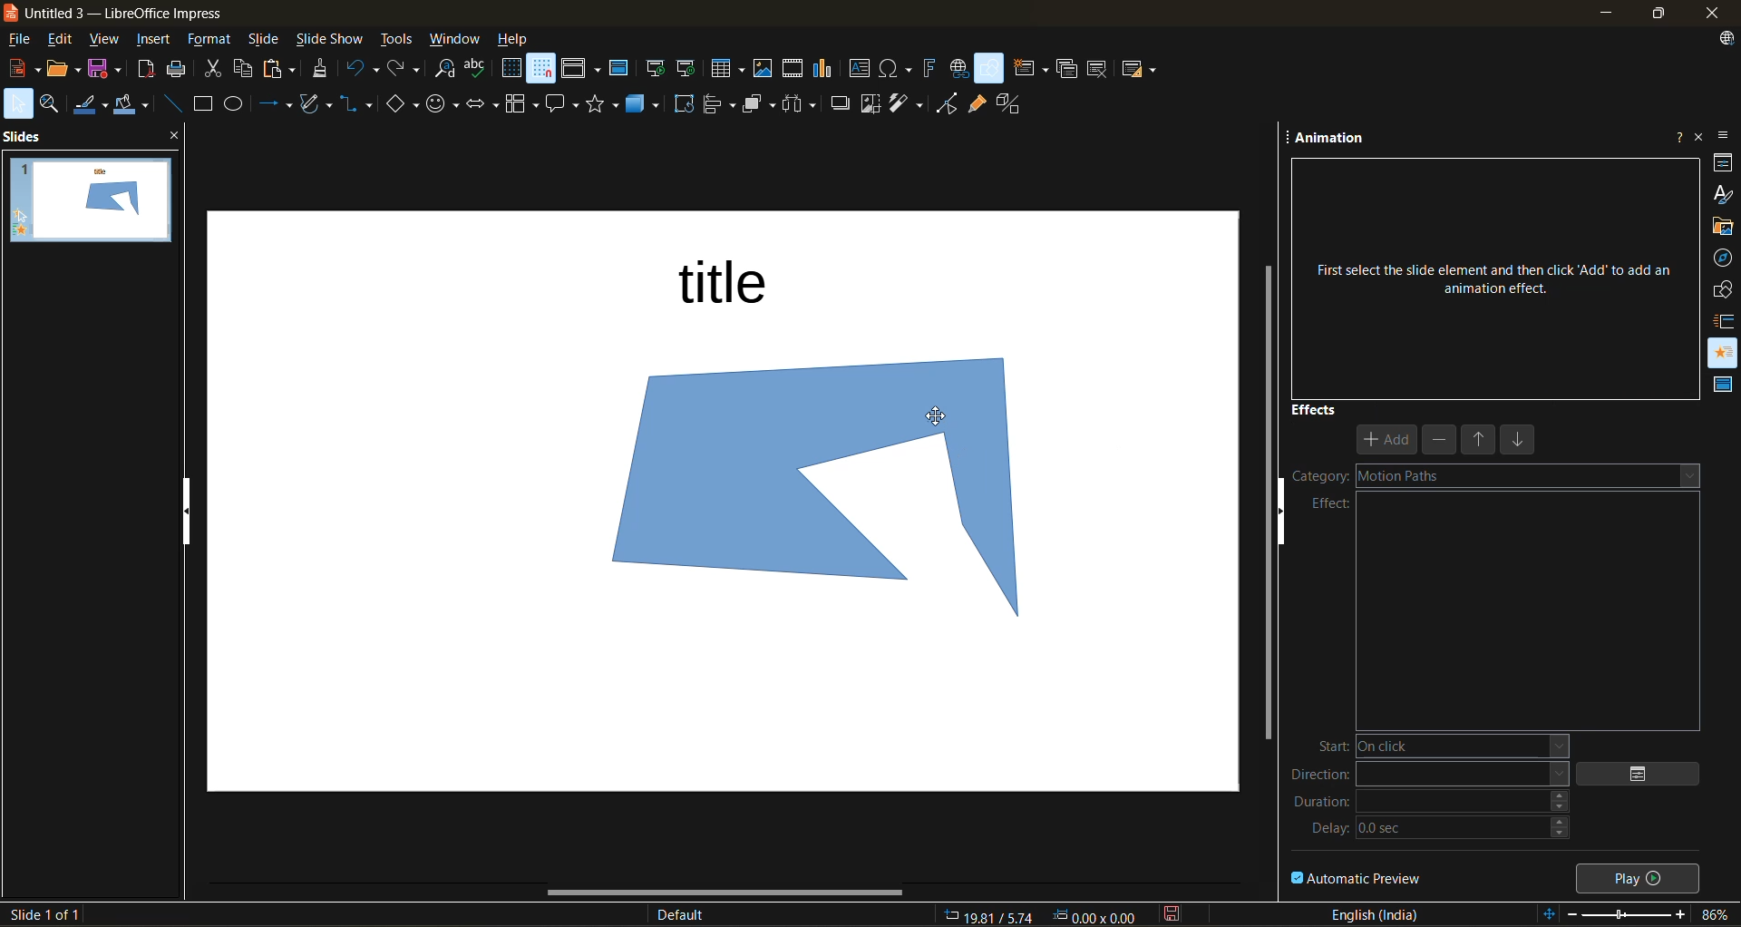  What do you see at coordinates (802, 105) in the screenshot?
I see `distribute` at bounding box center [802, 105].